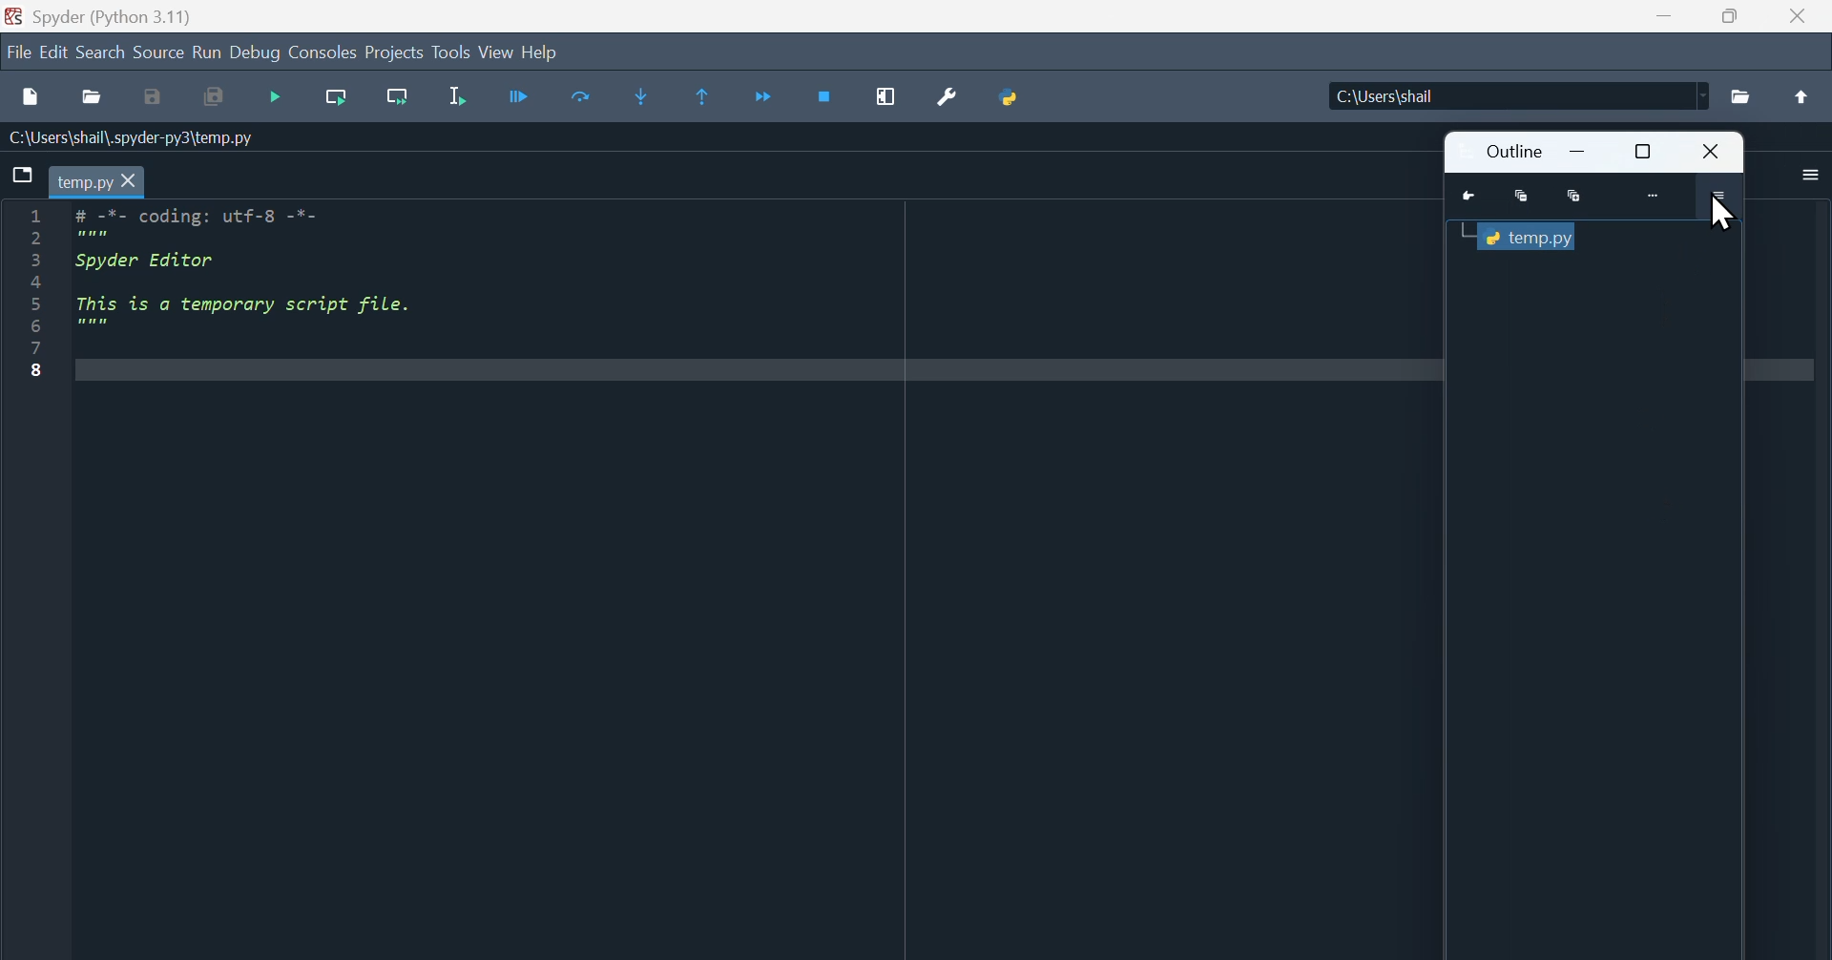 This screenshot has width=1832, height=960. Describe the element at coordinates (824, 97) in the screenshot. I see `Stop debugging` at that location.